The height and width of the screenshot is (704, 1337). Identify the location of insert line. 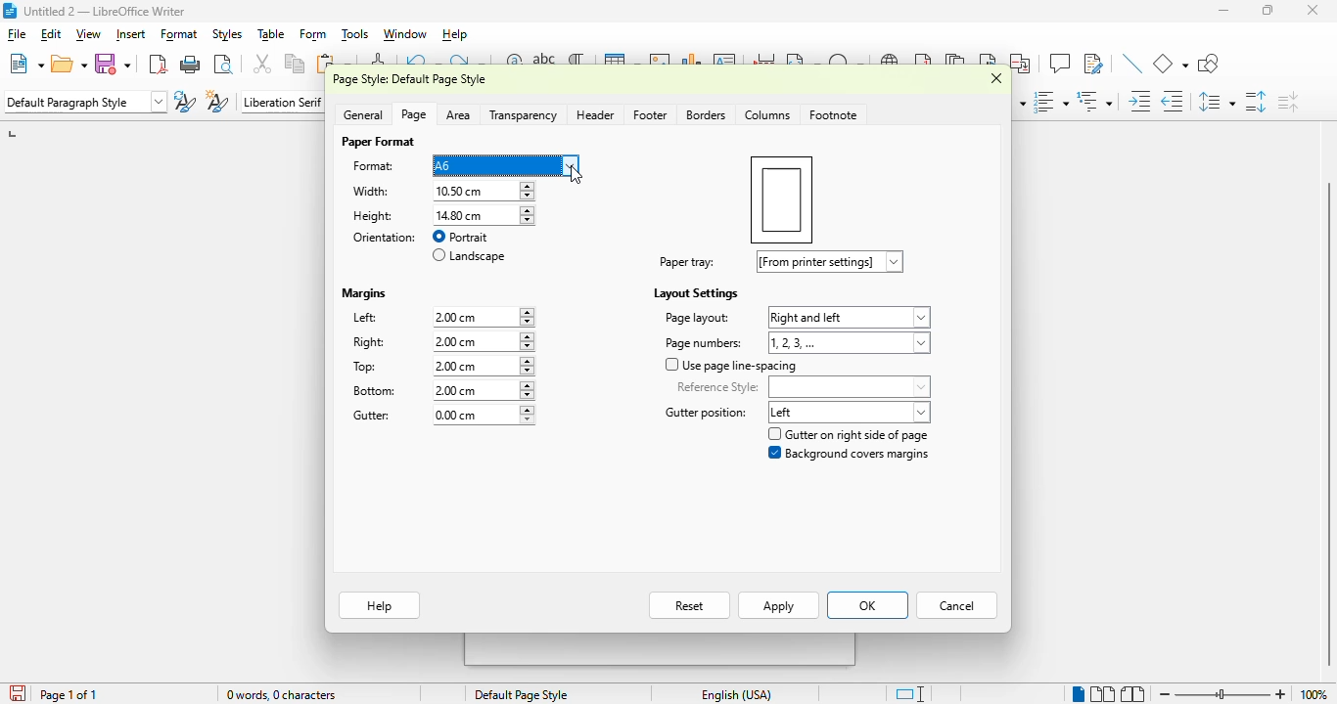
(1131, 63).